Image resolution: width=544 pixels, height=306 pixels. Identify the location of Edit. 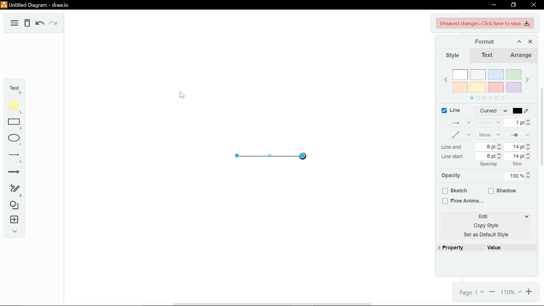
(485, 216).